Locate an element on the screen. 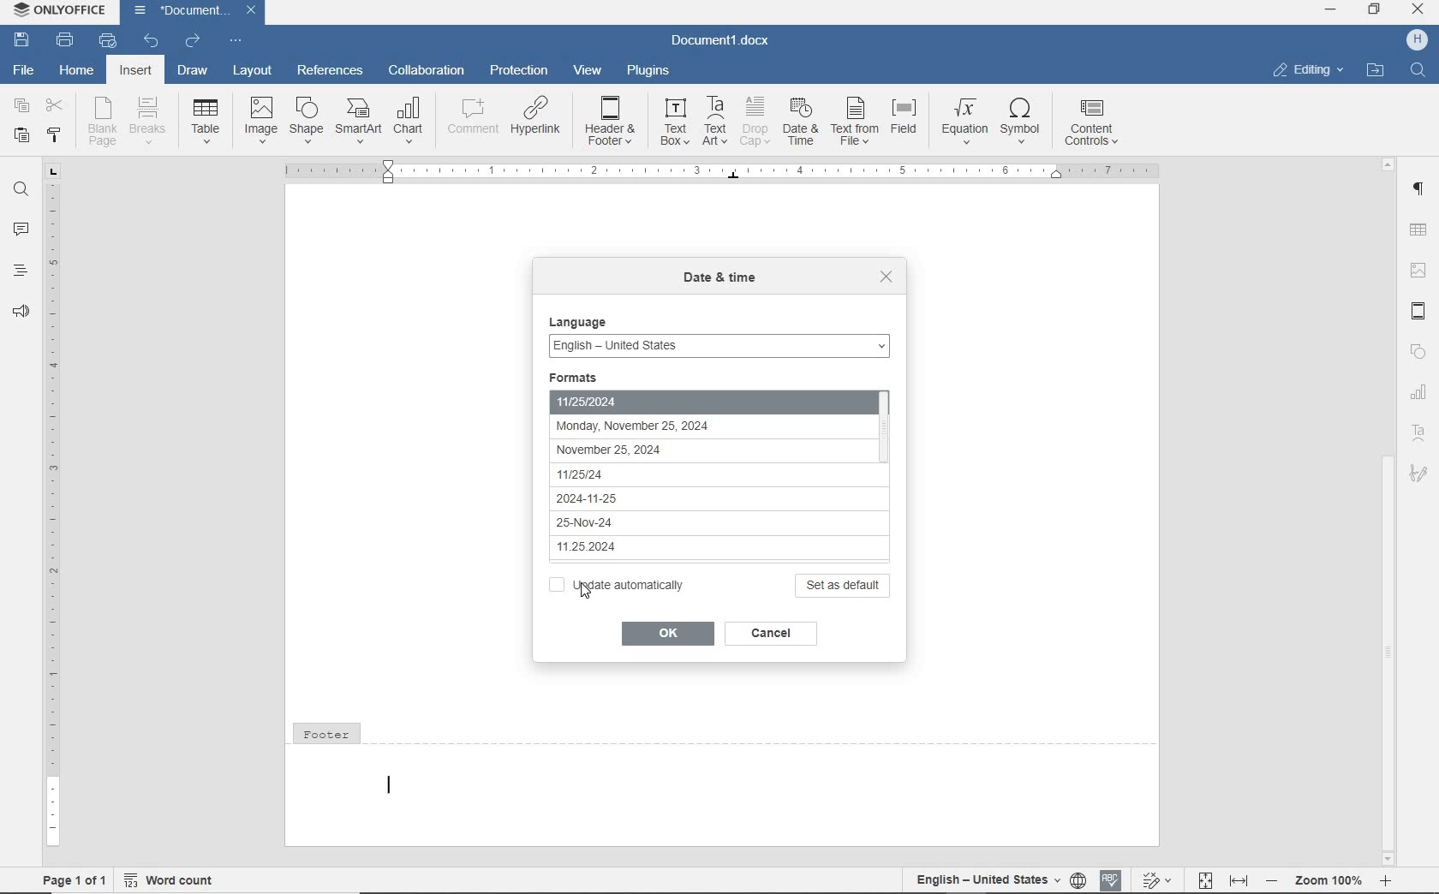  customize quick access toolbar is located at coordinates (236, 41).